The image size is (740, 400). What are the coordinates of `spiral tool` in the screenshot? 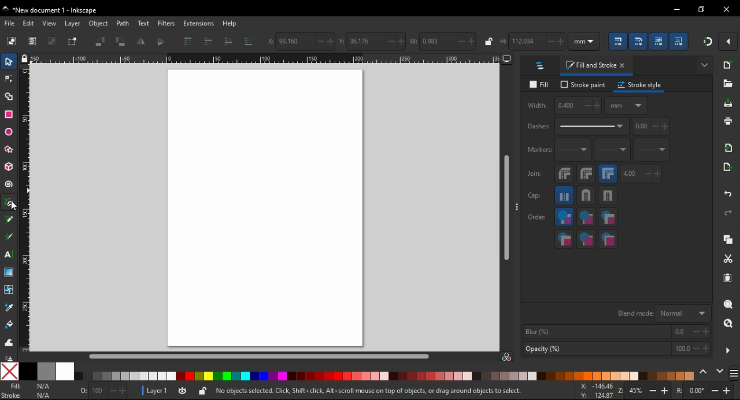 It's located at (10, 184).